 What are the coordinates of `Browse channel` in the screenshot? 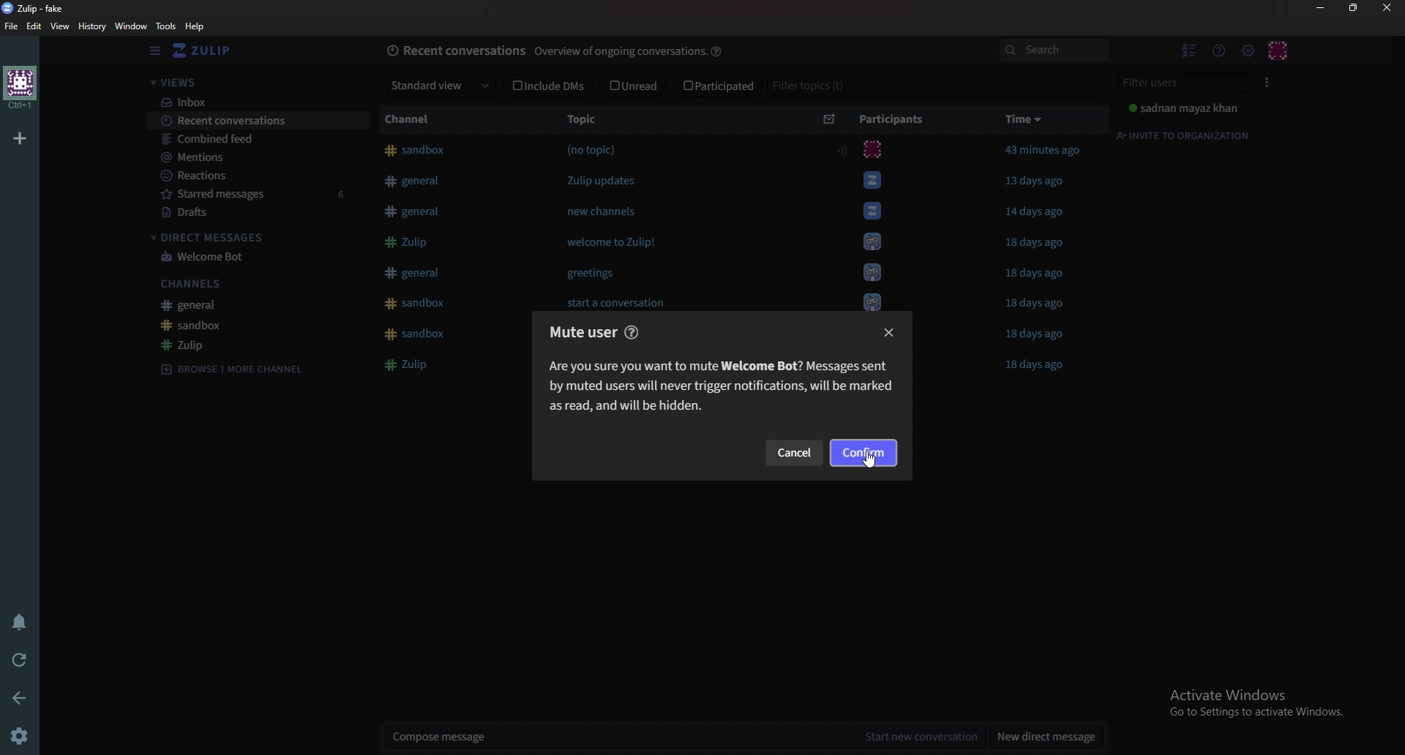 It's located at (237, 369).